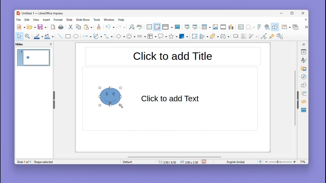 The width and height of the screenshot is (326, 183). What do you see at coordinates (304, 52) in the screenshot?
I see `Properties` at bounding box center [304, 52].